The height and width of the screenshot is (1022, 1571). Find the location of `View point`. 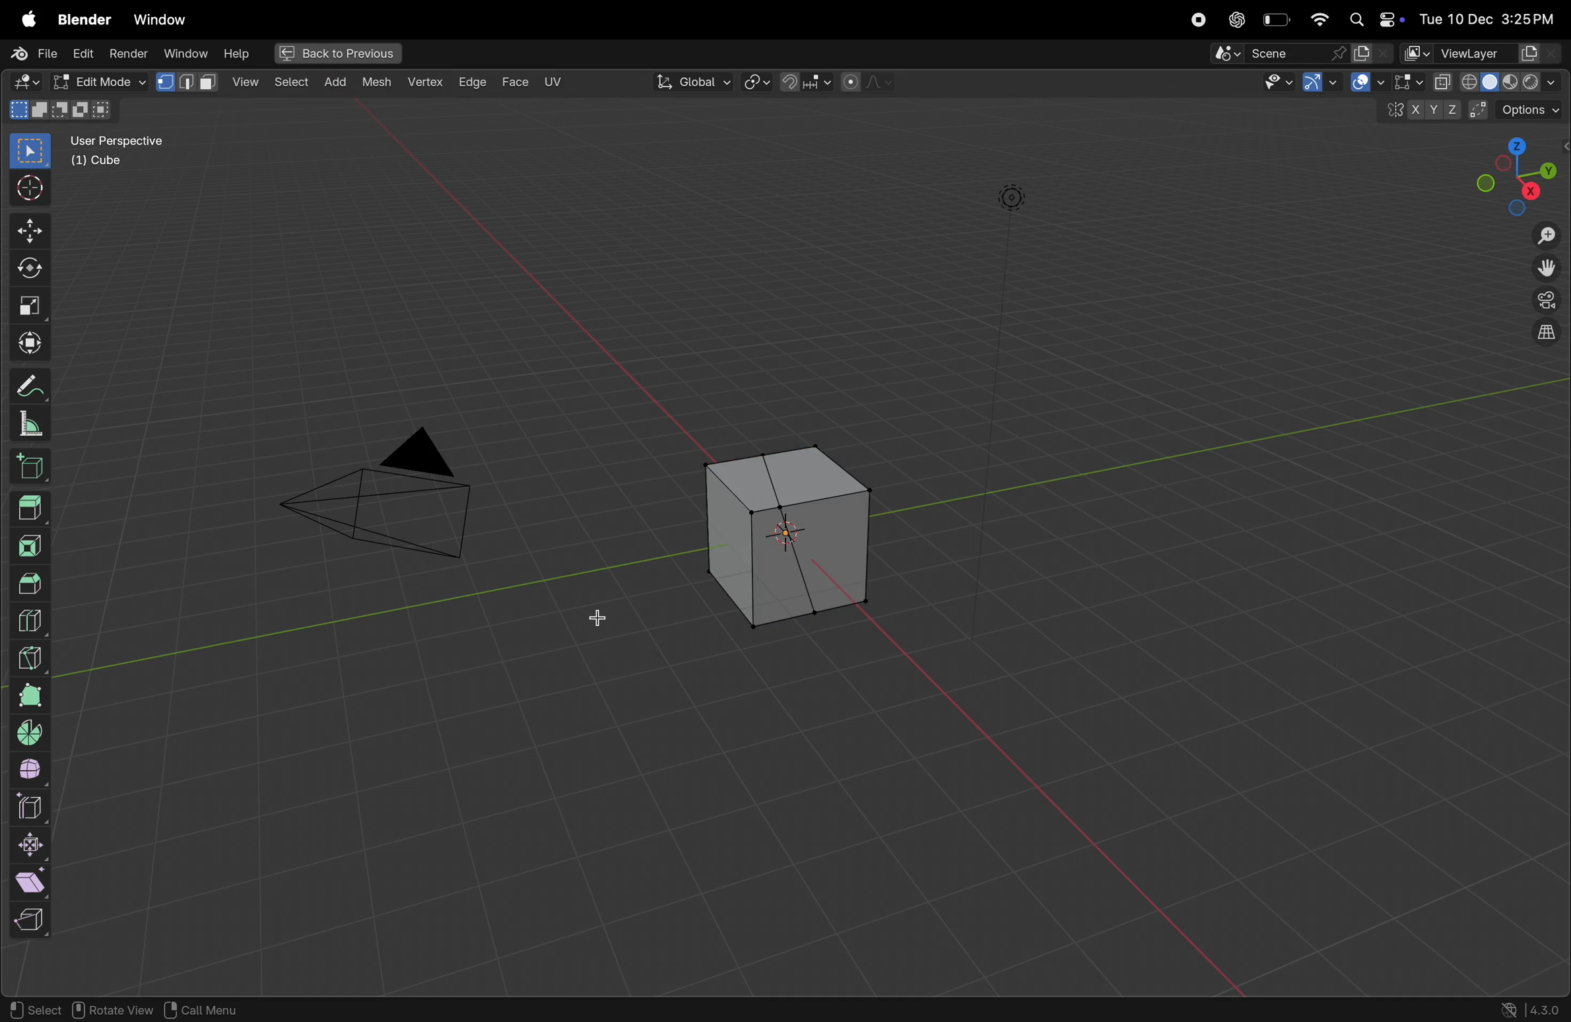

View point is located at coordinates (1518, 174).